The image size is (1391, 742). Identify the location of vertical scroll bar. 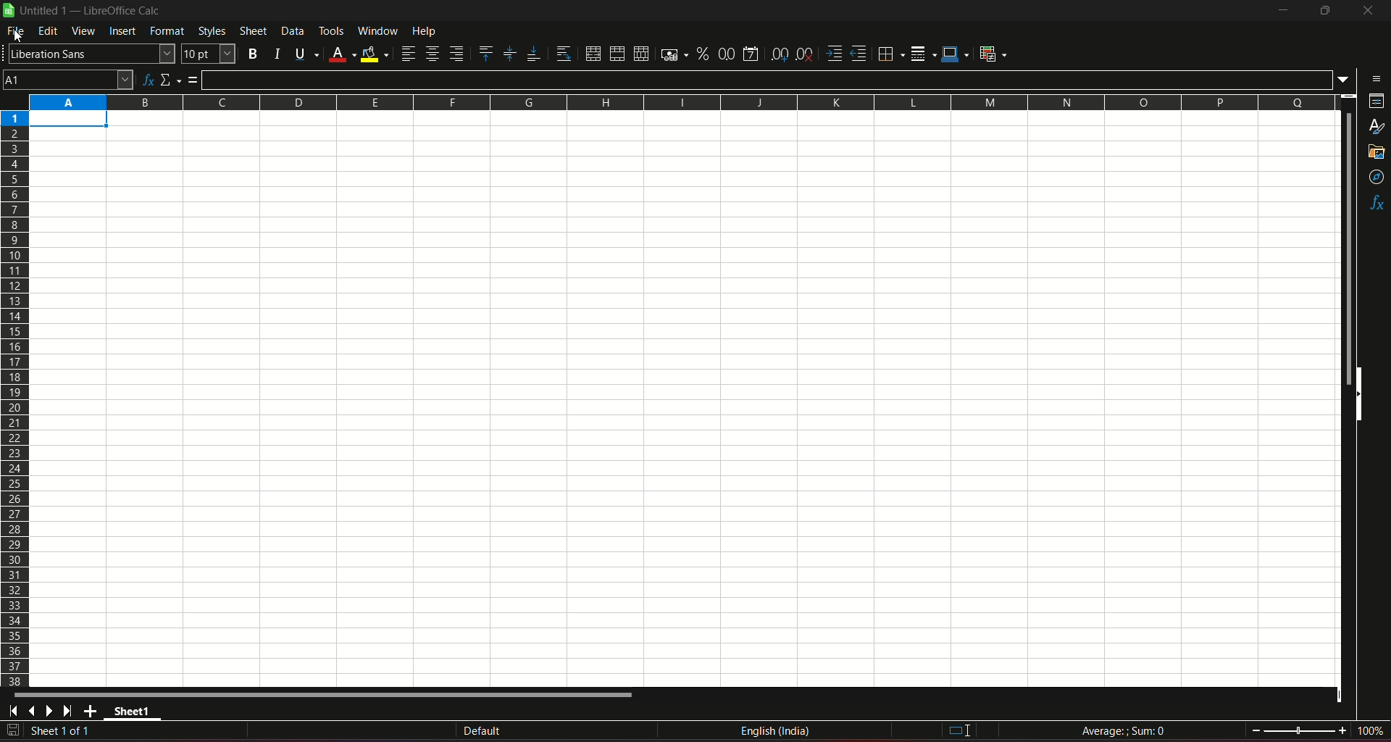
(1347, 249).